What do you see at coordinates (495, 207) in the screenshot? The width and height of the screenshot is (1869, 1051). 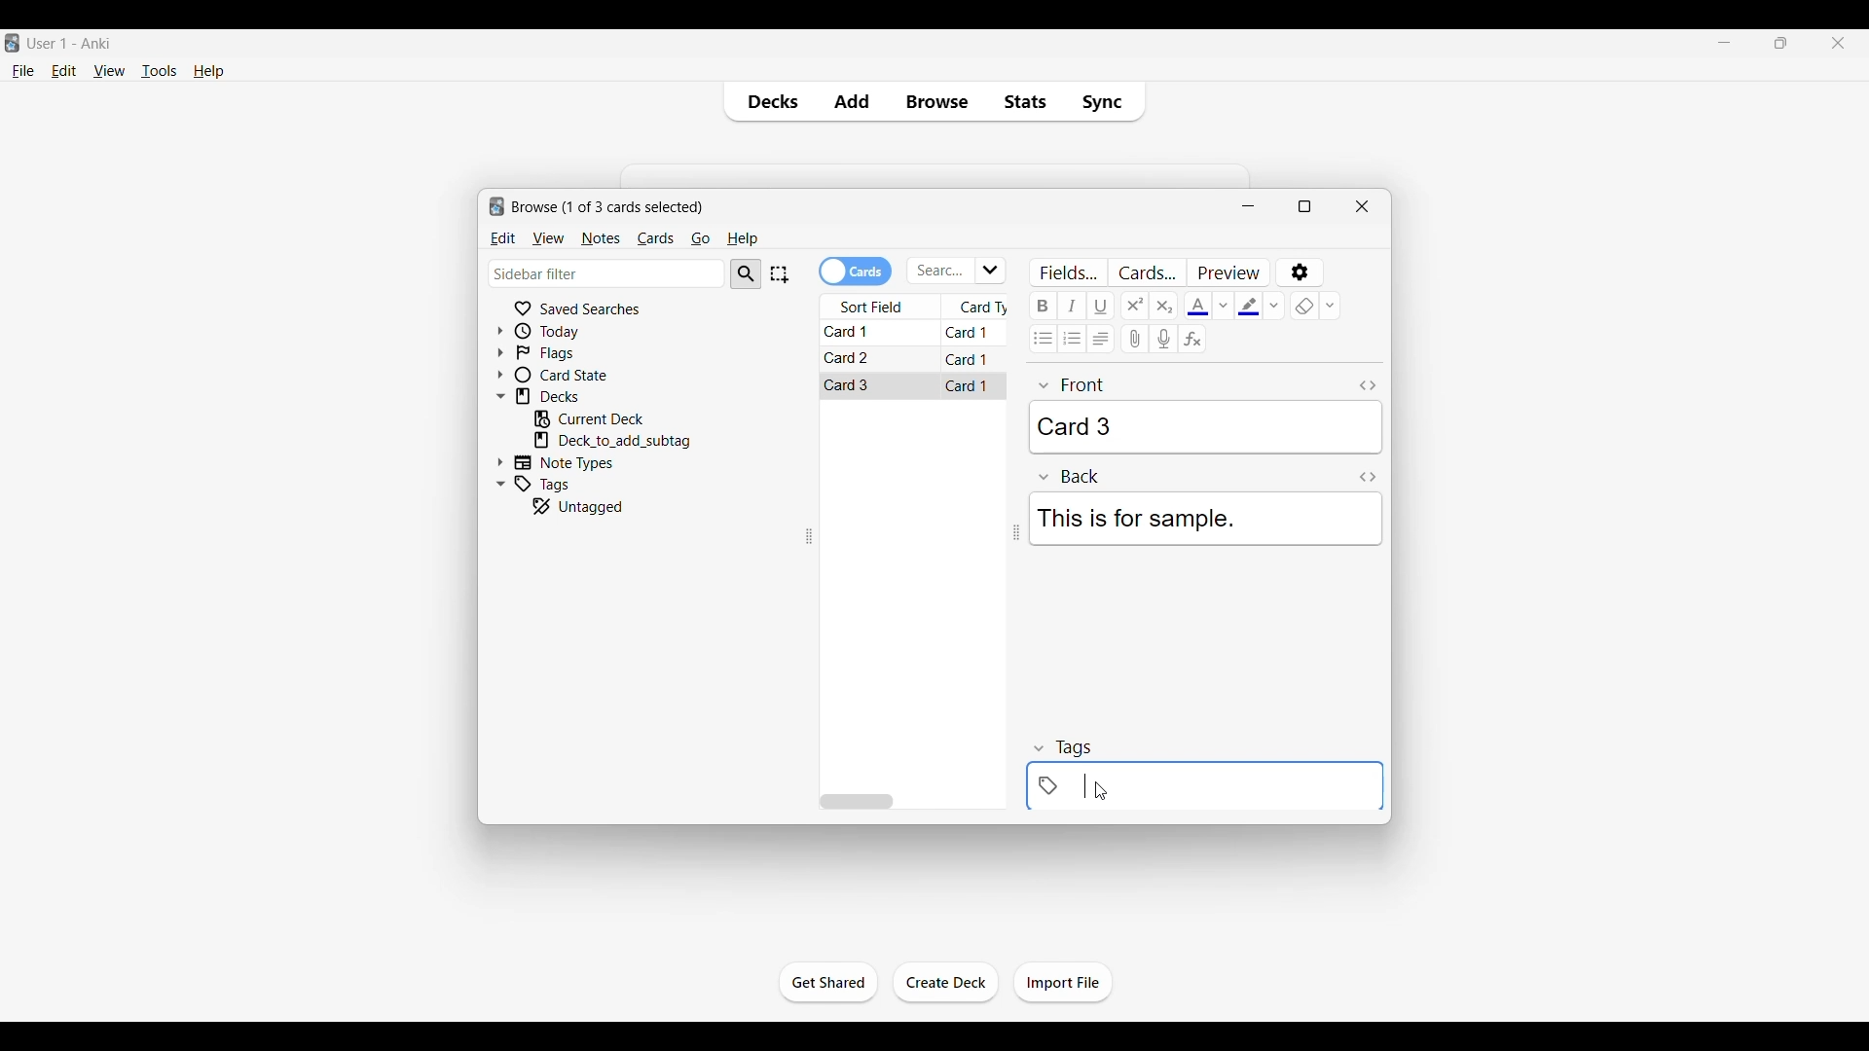 I see `logo` at bounding box center [495, 207].